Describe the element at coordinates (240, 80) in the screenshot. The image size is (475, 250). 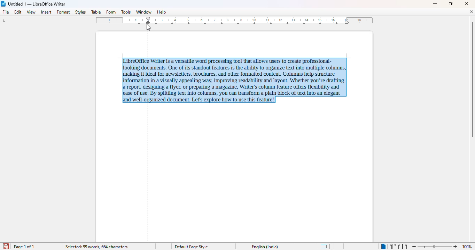
I see `LibreOffice Writer is a versatile word processing tool that allows users to create professional-looking documents. One of its standout features is the ability to organize text into multiple columns, making it ideal for newsletters, brochures, and other formatted content. Columns help structure information in a visually appealing way, improving readability and layout. Whether you're drafting a report, designing a flyer, or preparing a magazine, Writer's column feature offers flexibility and ease of use. By splitting text into columns, you can transform a plain block of text into an elegant and well-organized document. Let's explore how to use this feature! (selected)` at that location.